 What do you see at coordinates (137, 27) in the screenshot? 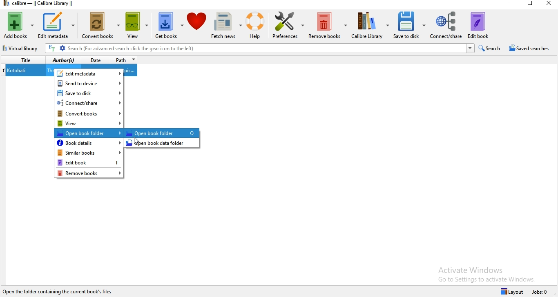
I see `view` at bounding box center [137, 27].